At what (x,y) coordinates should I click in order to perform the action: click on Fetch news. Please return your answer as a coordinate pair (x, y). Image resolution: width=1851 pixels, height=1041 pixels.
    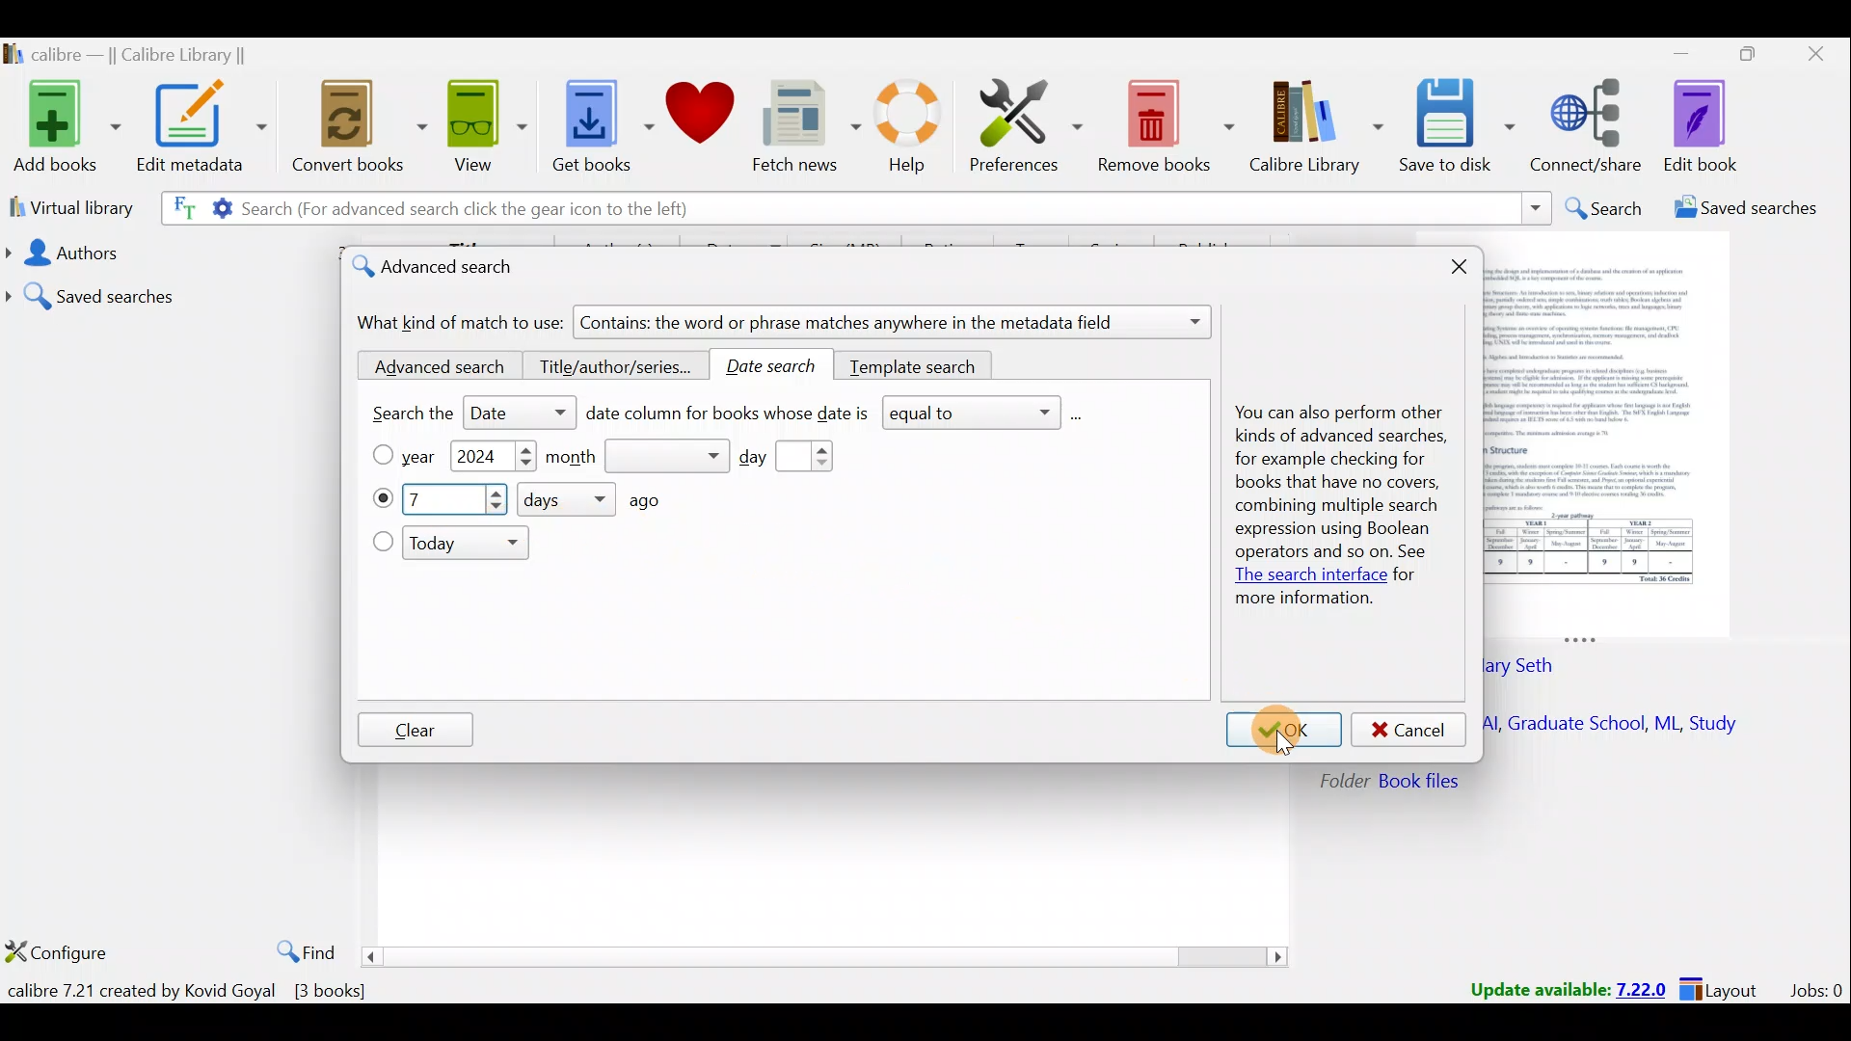
    Looking at the image, I should click on (806, 127).